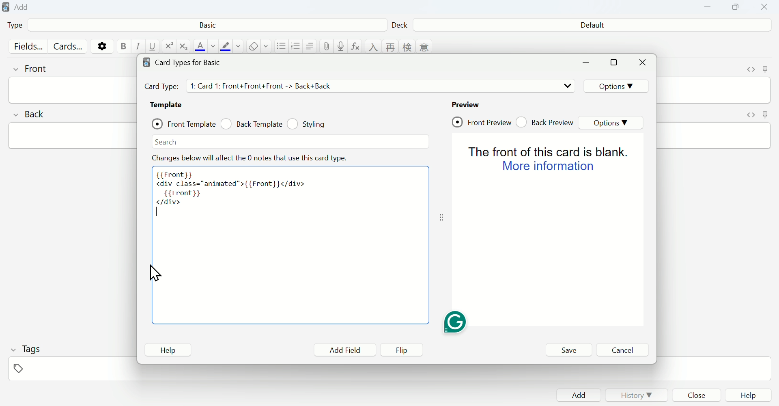 The height and width of the screenshot is (406, 779). I want to click on underline text, so click(153, 46).